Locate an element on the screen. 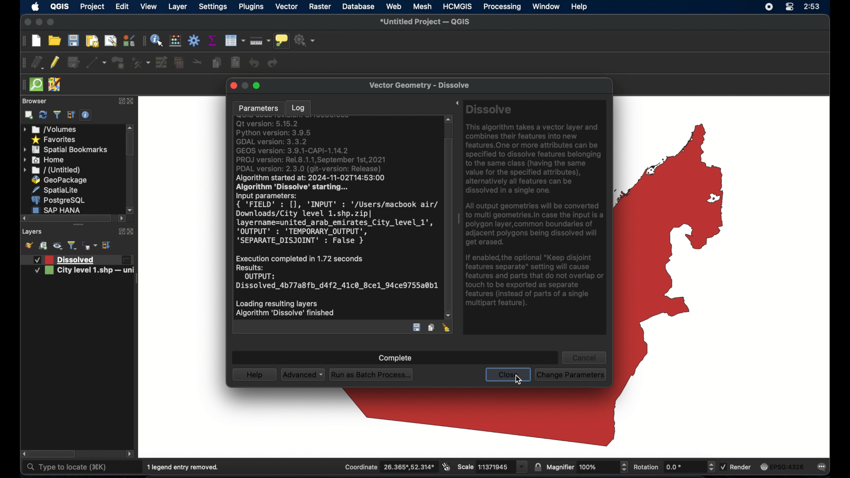  attribute table is located at coordinates (143, 41).